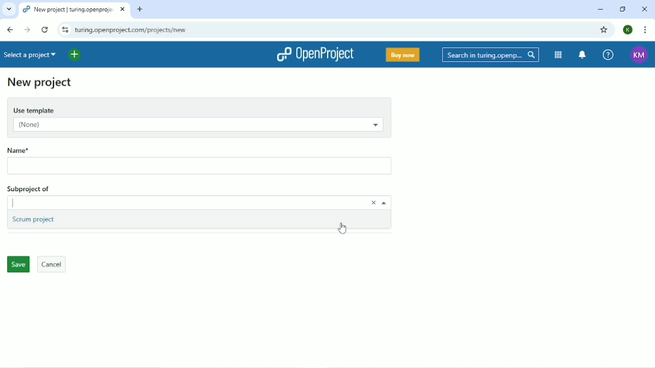  I want to click on Open quick add menu, so click(76, 55).